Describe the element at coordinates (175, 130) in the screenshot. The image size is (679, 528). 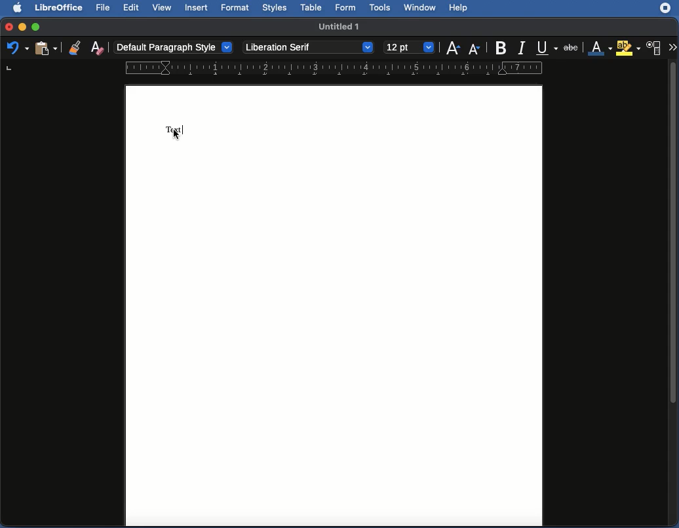
I see `Text` at that location.